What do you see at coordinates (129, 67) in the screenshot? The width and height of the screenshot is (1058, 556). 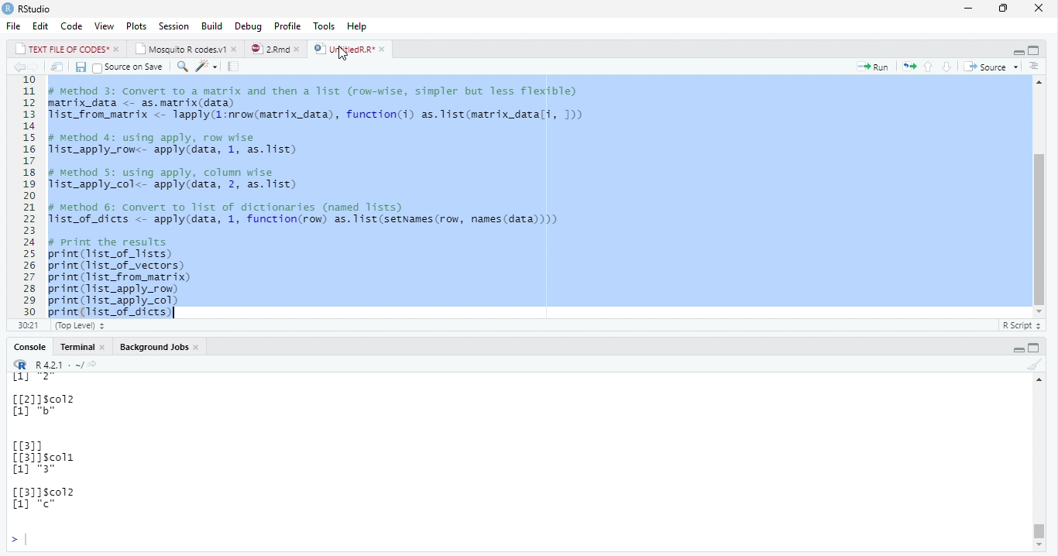 I see `source on save` at bounding box center [129, 67].